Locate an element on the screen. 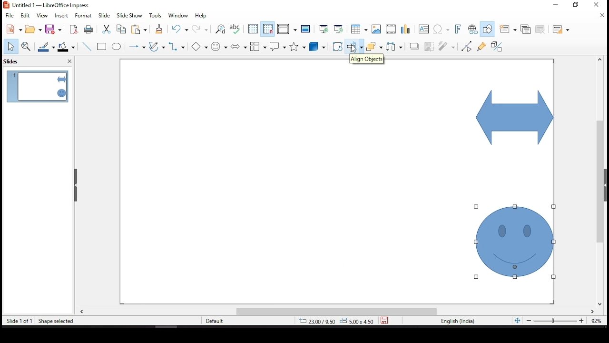  shape selected is located at coordinates (54, 321).